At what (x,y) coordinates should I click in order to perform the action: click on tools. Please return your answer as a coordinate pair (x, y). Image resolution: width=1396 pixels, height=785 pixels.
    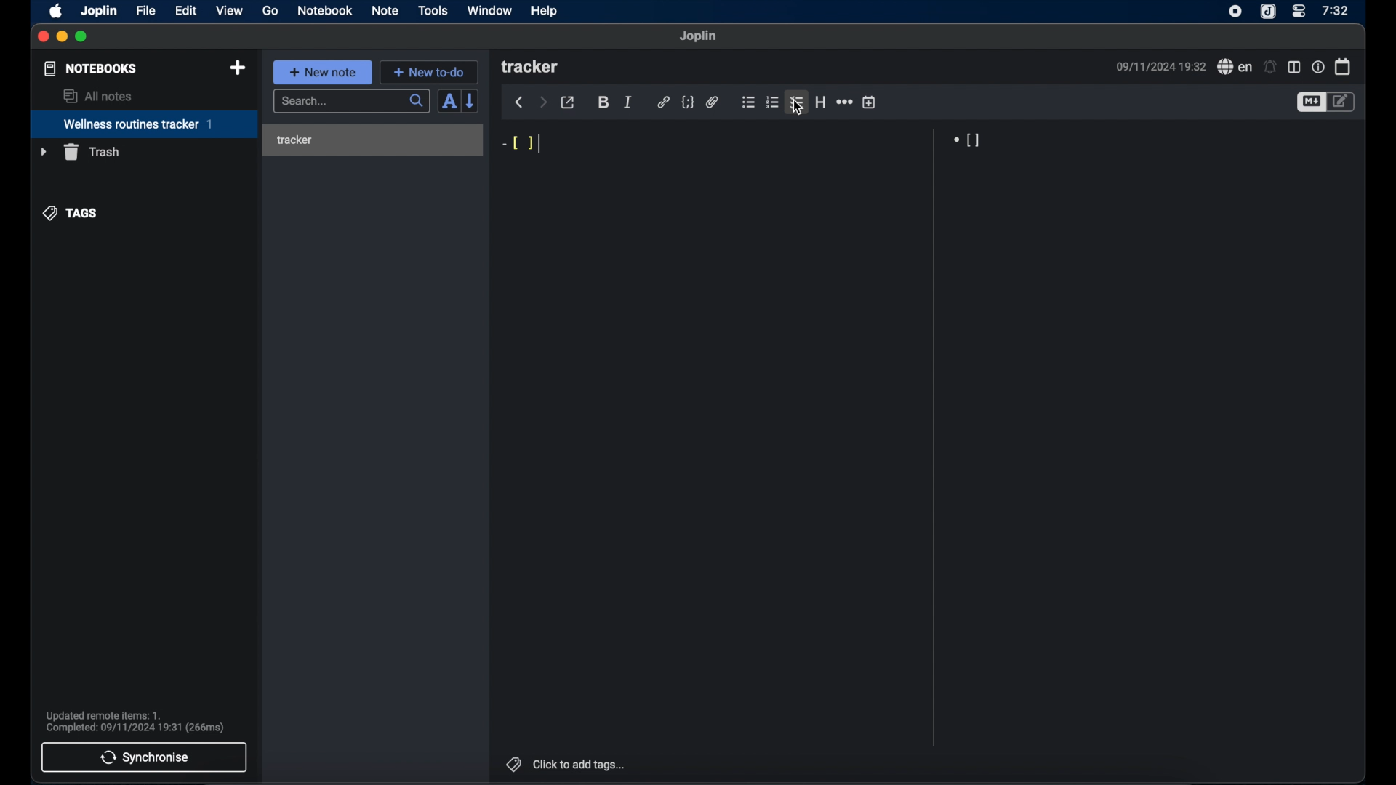
    Looking at the image, I should click on (433, 11).